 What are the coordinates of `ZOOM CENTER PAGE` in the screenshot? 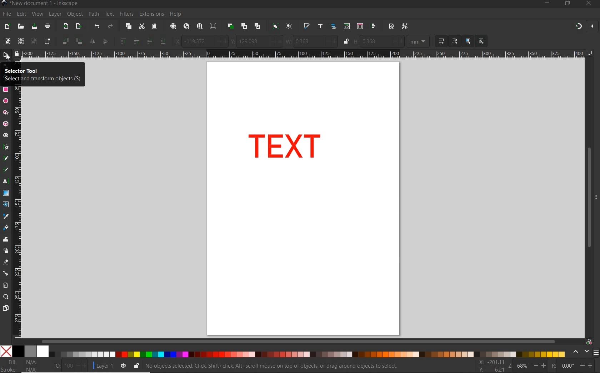 It's located at (213, 26).